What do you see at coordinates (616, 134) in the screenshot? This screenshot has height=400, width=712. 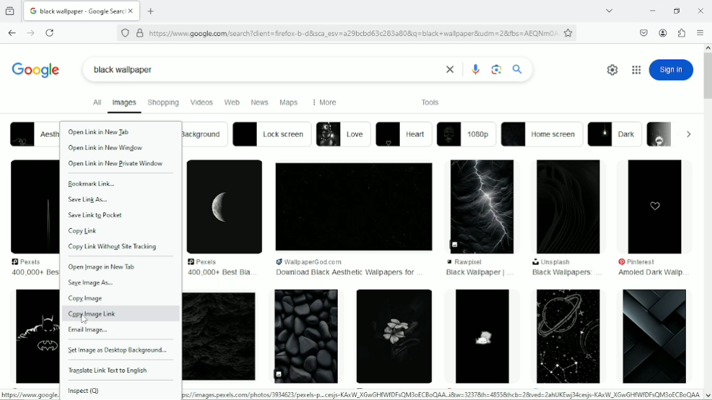 I see `dark` at bounding box center [616, 134].